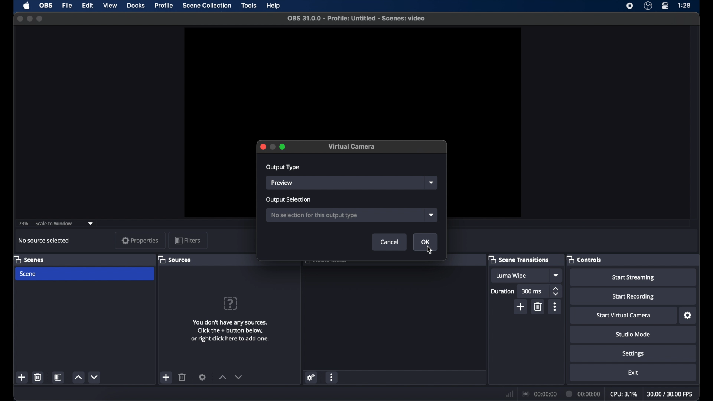 Image resolution: width=713 pixels, height=401 pixels. Describe the element at coordinates (32, 260) in the screenshot. I see `scenes` at that location.